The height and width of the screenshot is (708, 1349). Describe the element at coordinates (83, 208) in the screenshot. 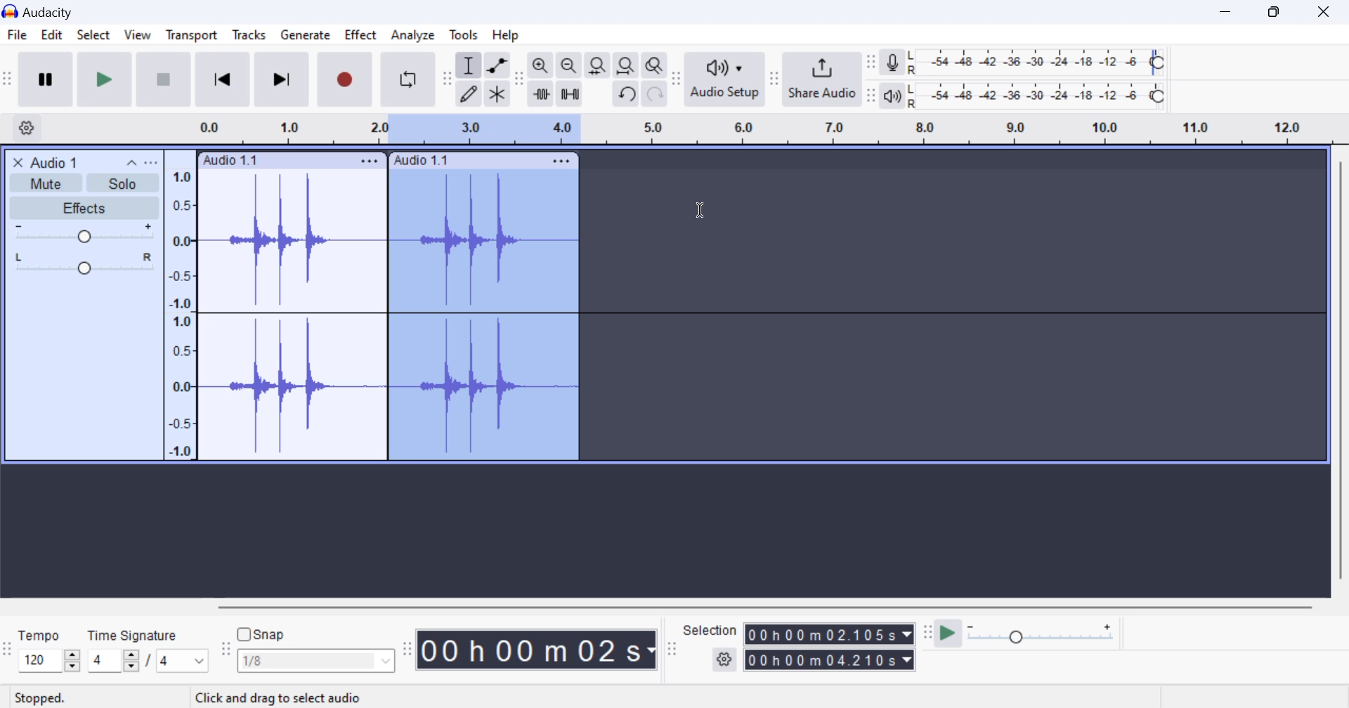

I see `Effects` at that location.